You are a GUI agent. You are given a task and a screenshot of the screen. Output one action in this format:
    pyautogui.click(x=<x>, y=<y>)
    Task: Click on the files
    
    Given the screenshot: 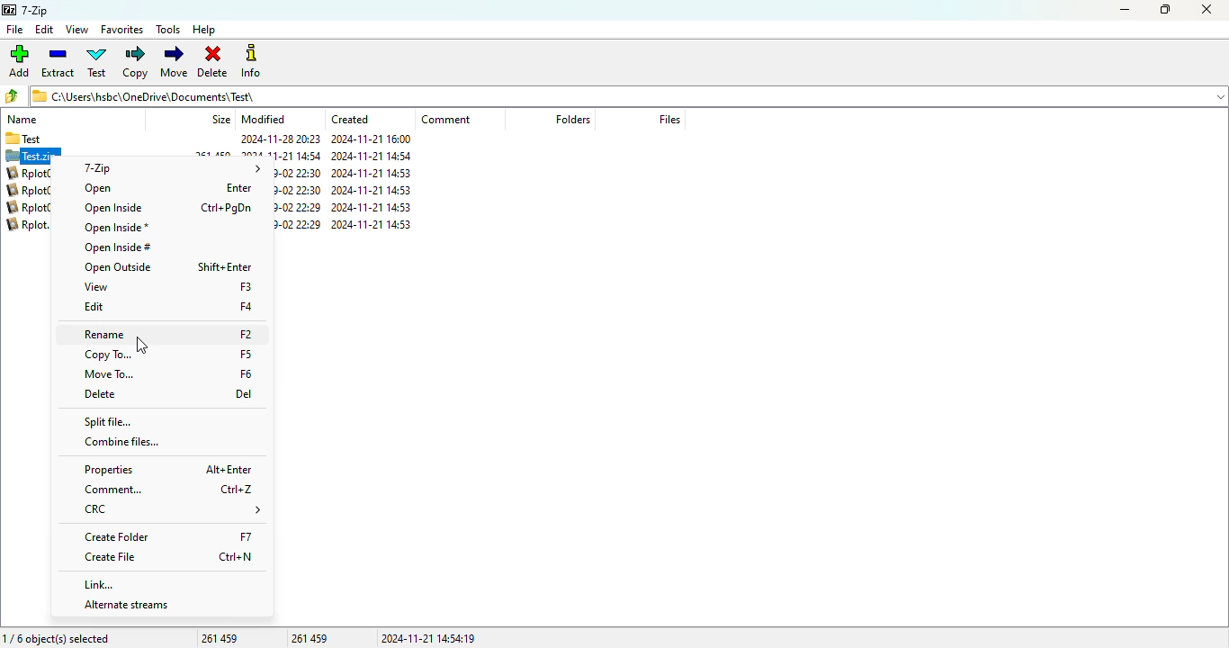 What is the action you would take?
    pyautogui.click(x=669, y=119)
    